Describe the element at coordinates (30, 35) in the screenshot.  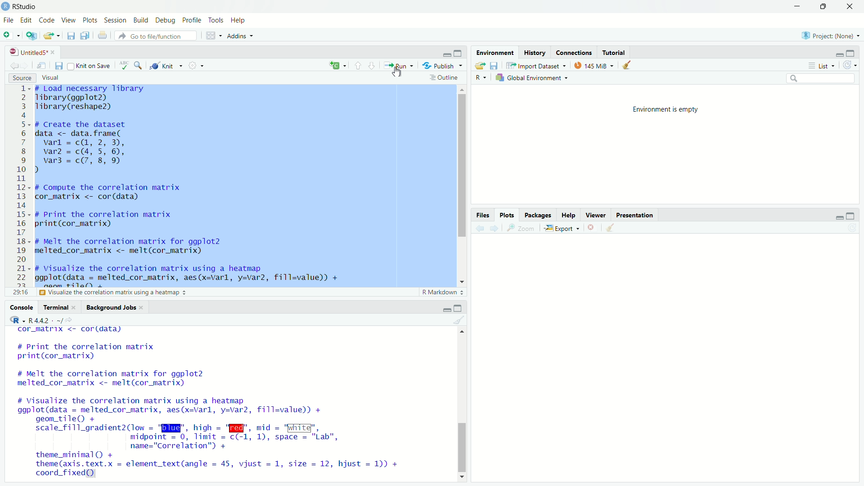
I see `create new project` at that location.